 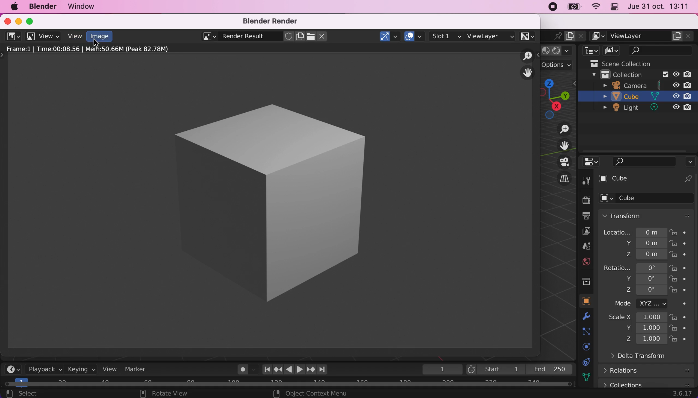 I want to click on physics, so click(x=589, y=318).